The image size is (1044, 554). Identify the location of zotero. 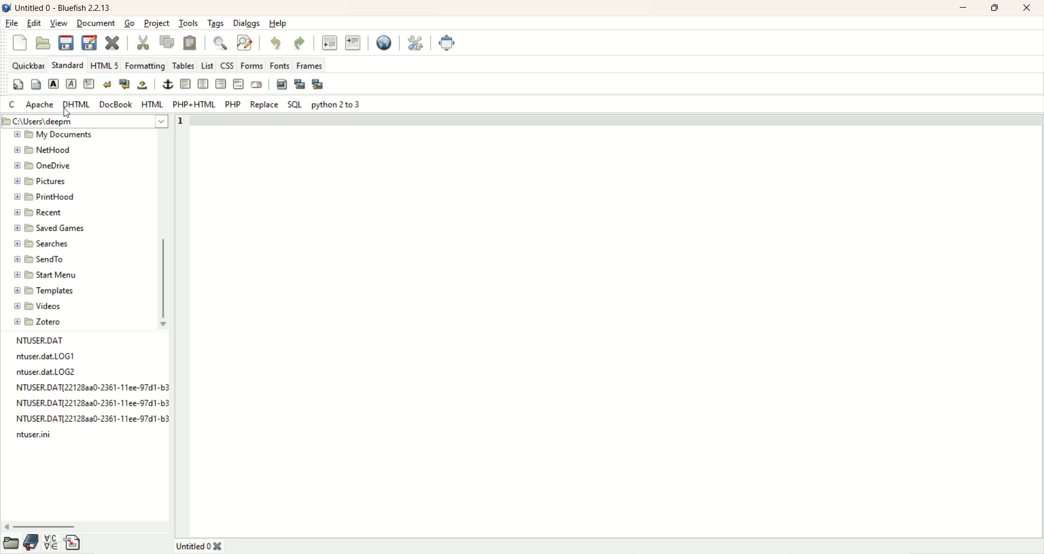
(40, 320).